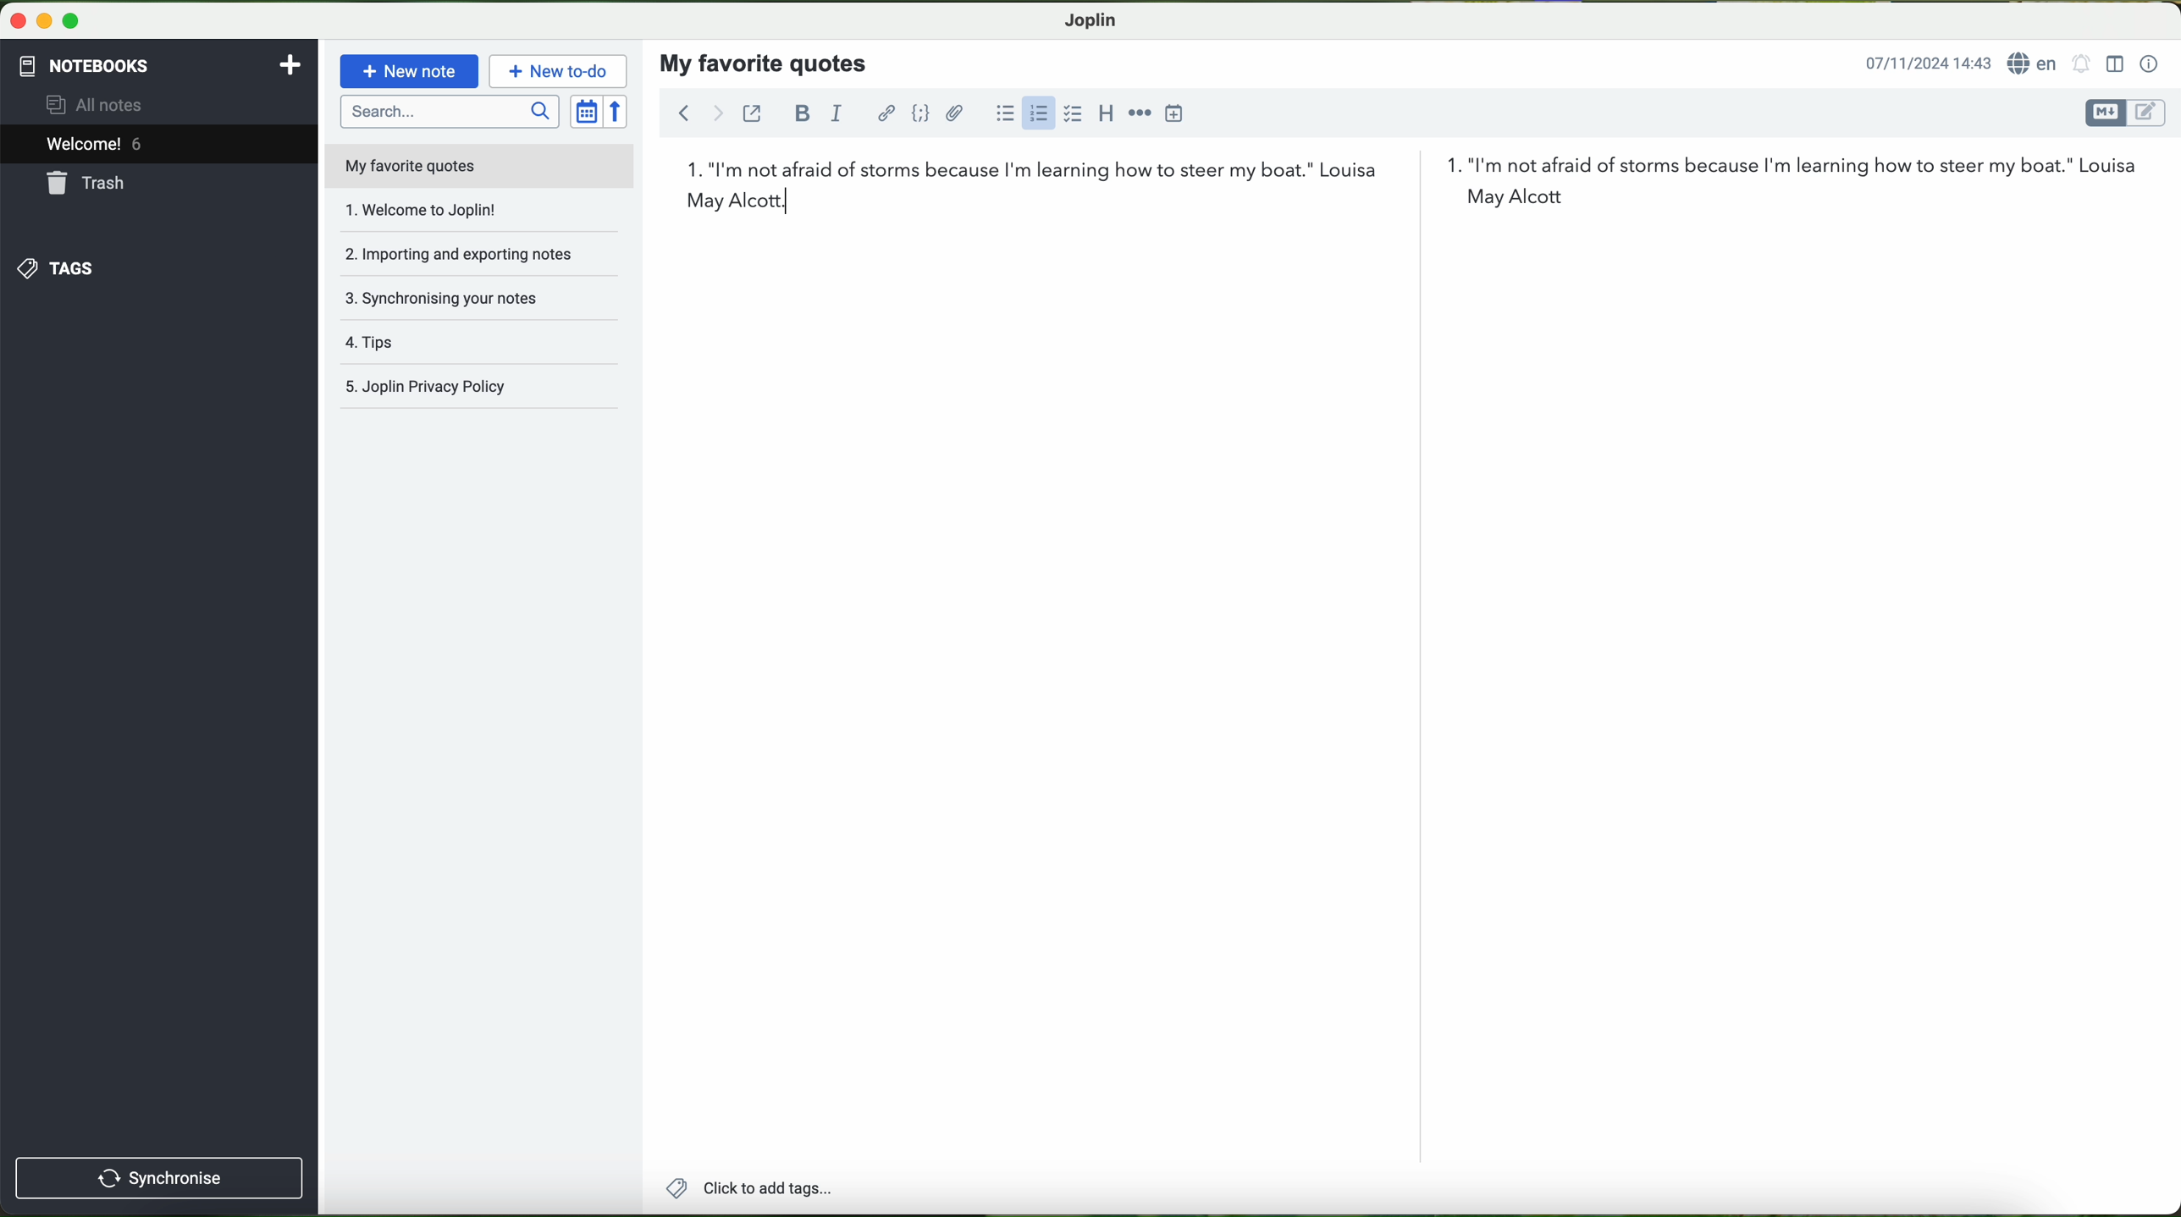  I want to click on toggle editor layout, so click(2114, 64).